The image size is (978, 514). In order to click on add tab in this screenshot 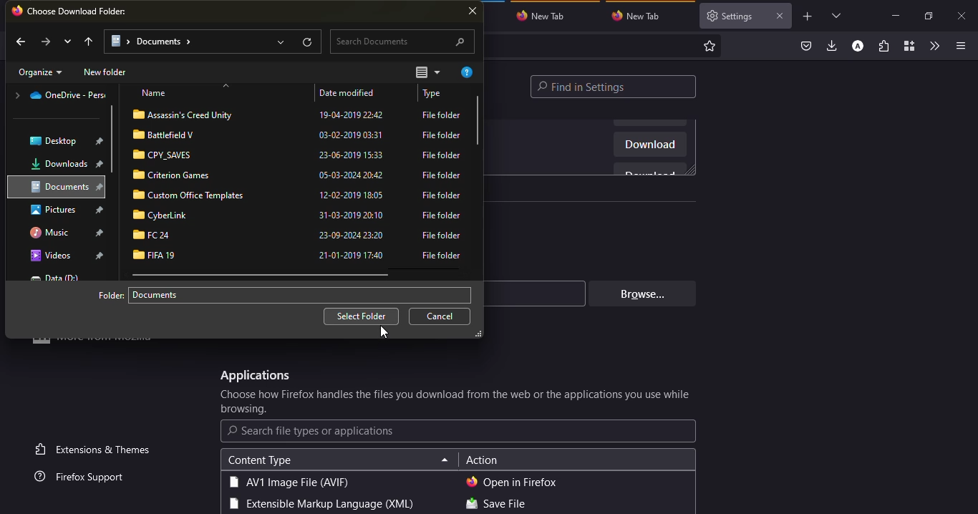, I will do `click(808, 16)`.